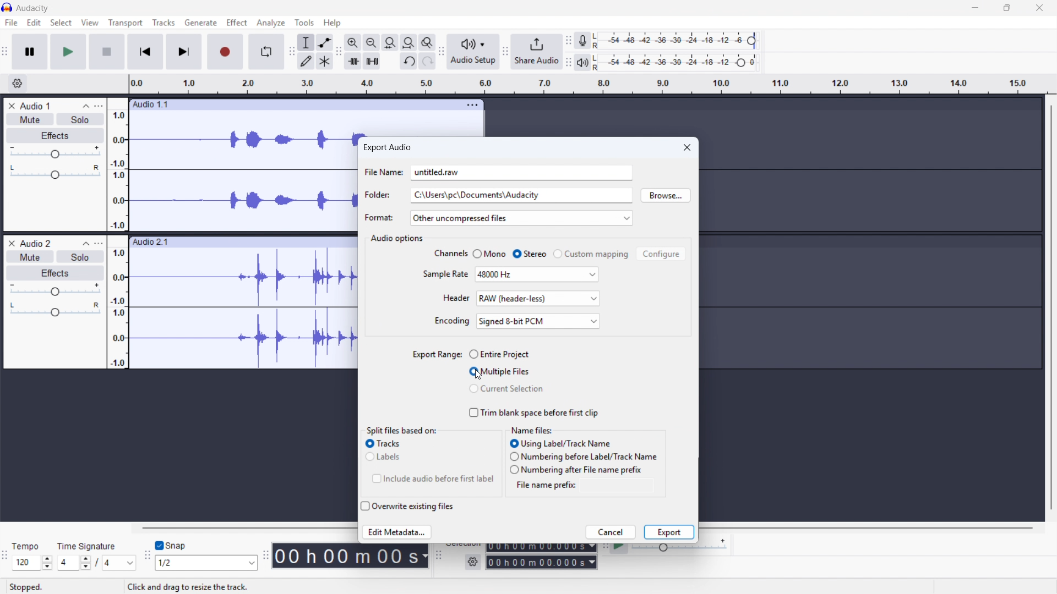 This screenshot has width=1057, height=594. Describe the element at coordinates (379, 195) in the screenshot. I see `folder` at that location.